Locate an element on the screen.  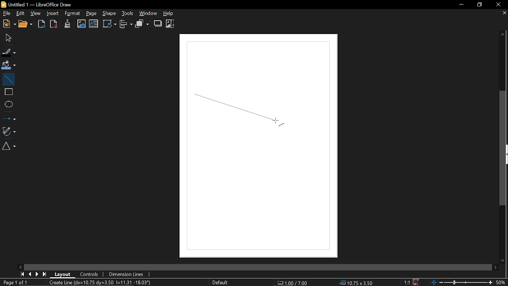
Fll line is located at coordinates (8, 52).